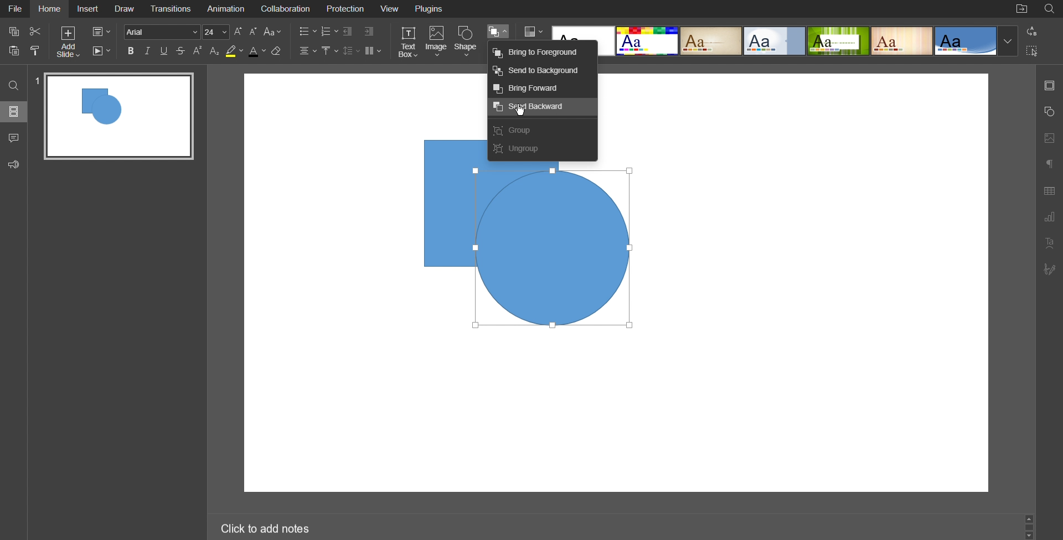  I want to click on Add Slide, so click(68, 41).